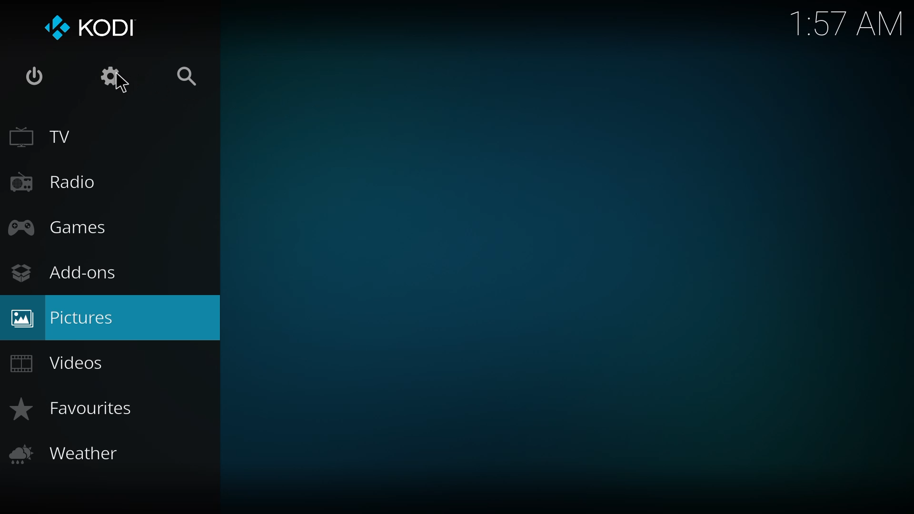 The width and height of the screenshot is (914, 514). What do you see at coordinates (189, 76) in the screenshot?
I see `search` at bounding box center [189, 76].